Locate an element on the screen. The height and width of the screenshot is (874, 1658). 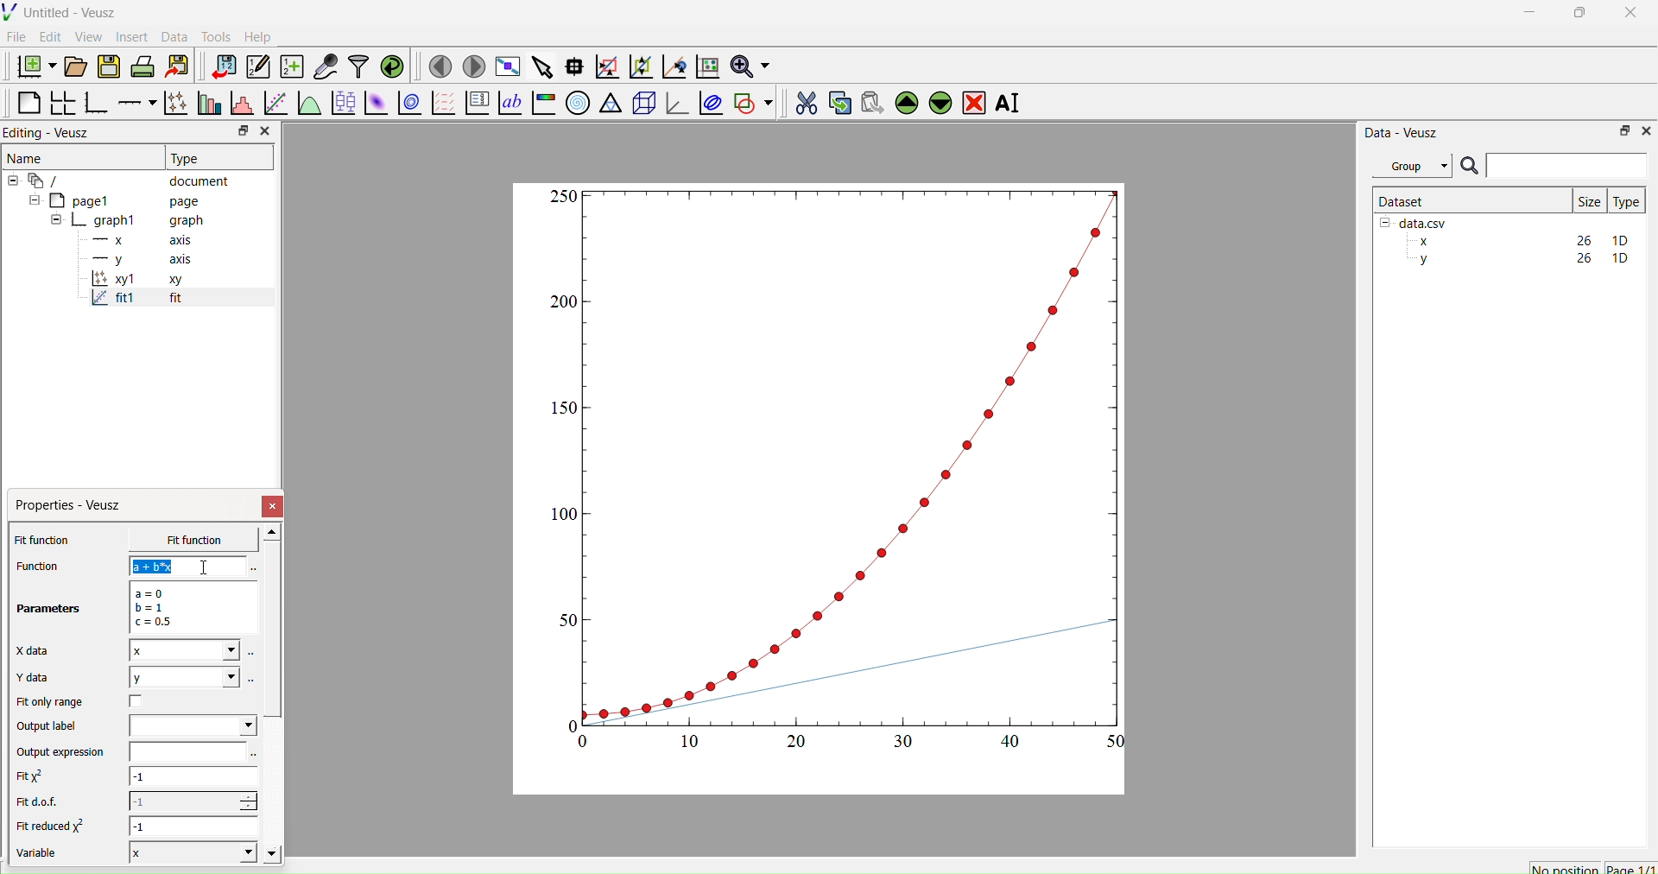
-1 is located at coordinates (193, 801).